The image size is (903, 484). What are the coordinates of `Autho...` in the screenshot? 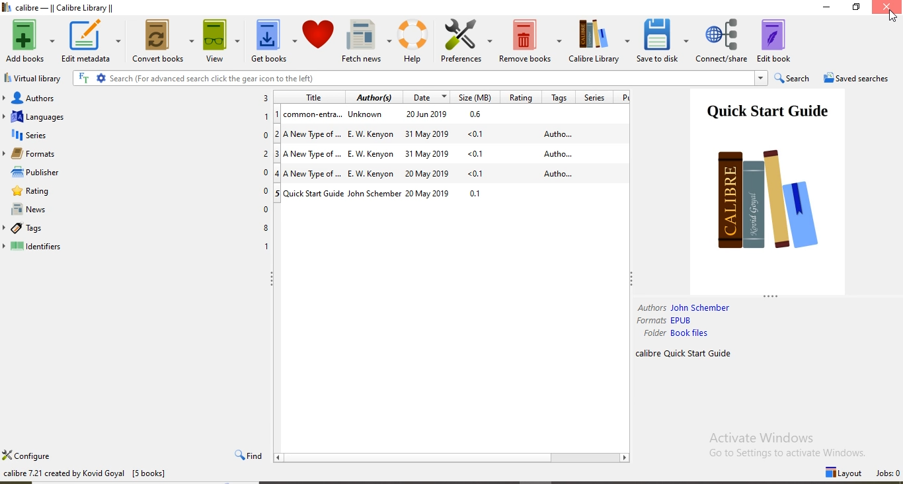 It's located at (556, 152).